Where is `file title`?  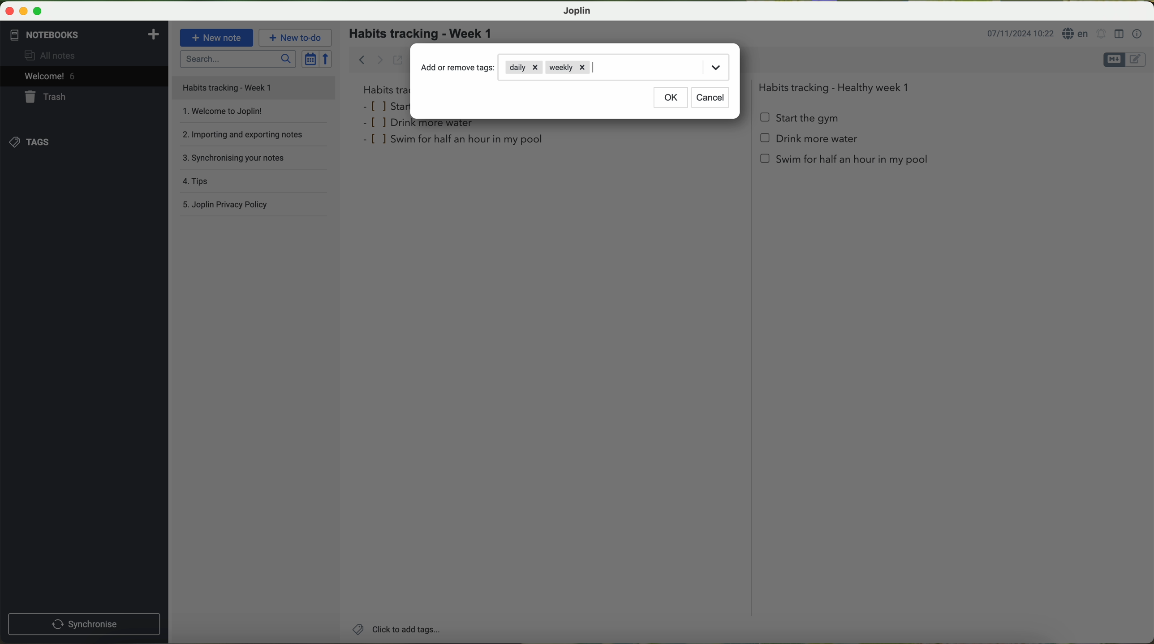
file title is located at coordinates (254, 88).